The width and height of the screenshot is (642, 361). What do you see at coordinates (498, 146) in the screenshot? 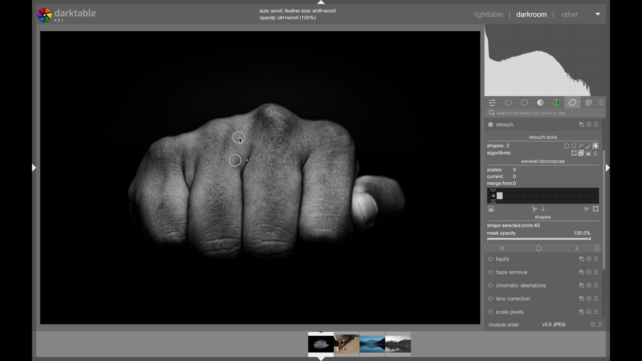
I see `shapes: 1` at bounding box center [498, 146].